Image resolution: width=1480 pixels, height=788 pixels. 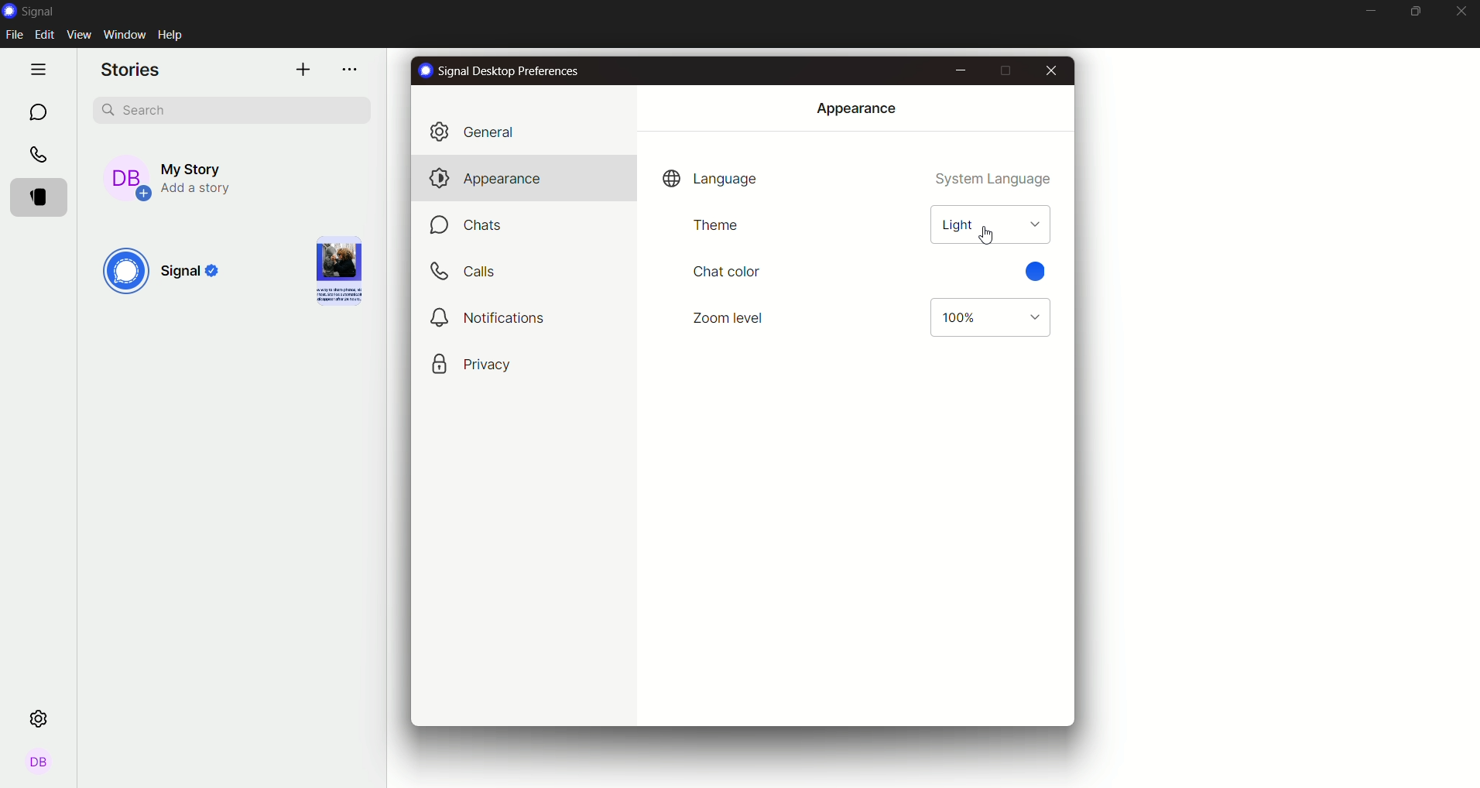 I want to click on close, so click(x=1050, y=70).